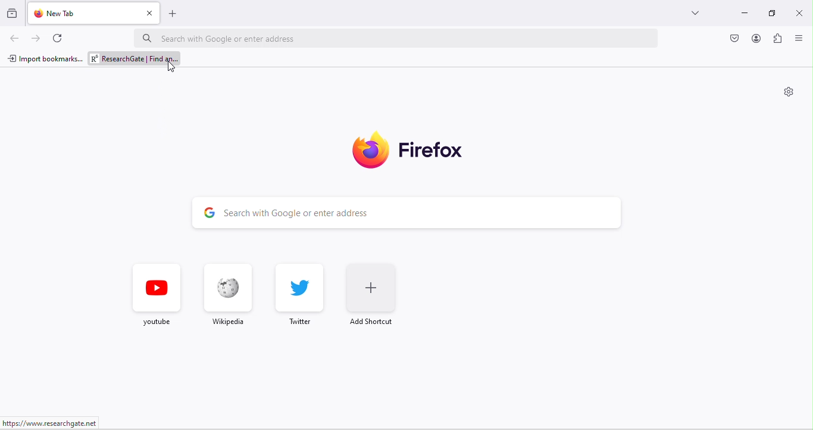  What do you see at coordinates (768, 14) in the screenshot?
I see `maximize` at bounding box center [768, 14].